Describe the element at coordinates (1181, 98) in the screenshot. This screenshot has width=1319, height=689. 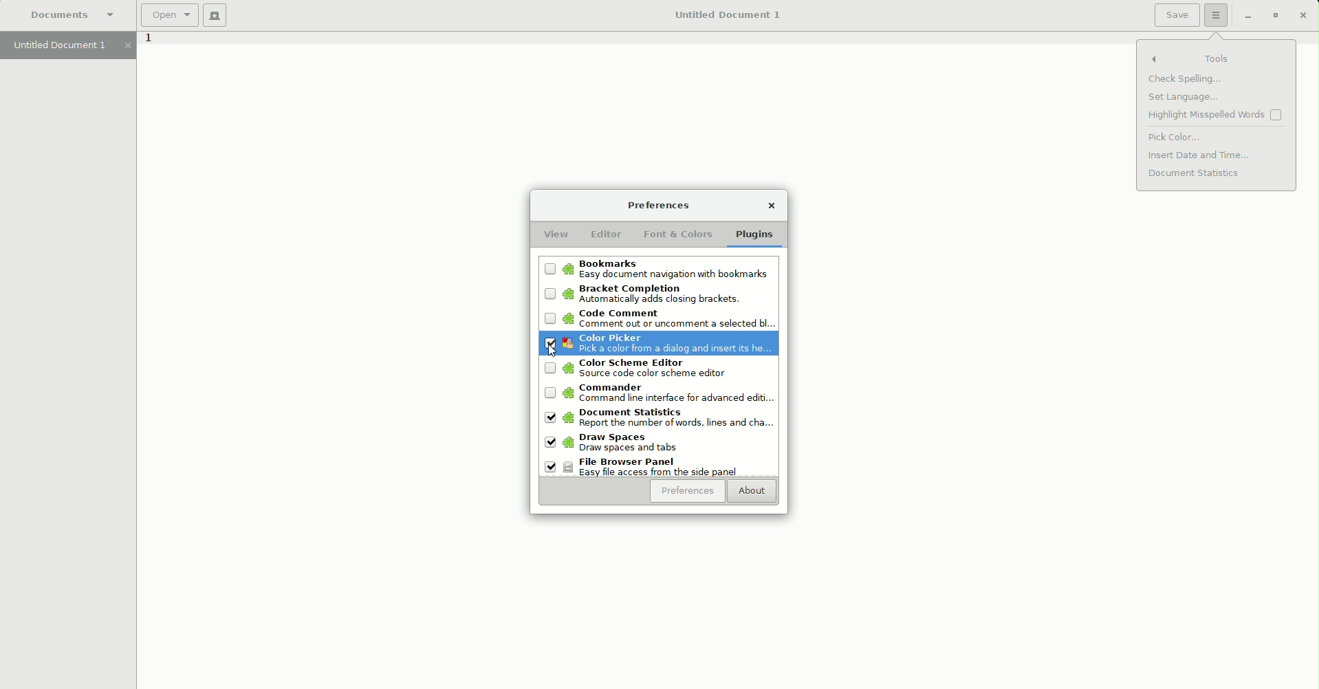
I see `Set language` at that location.